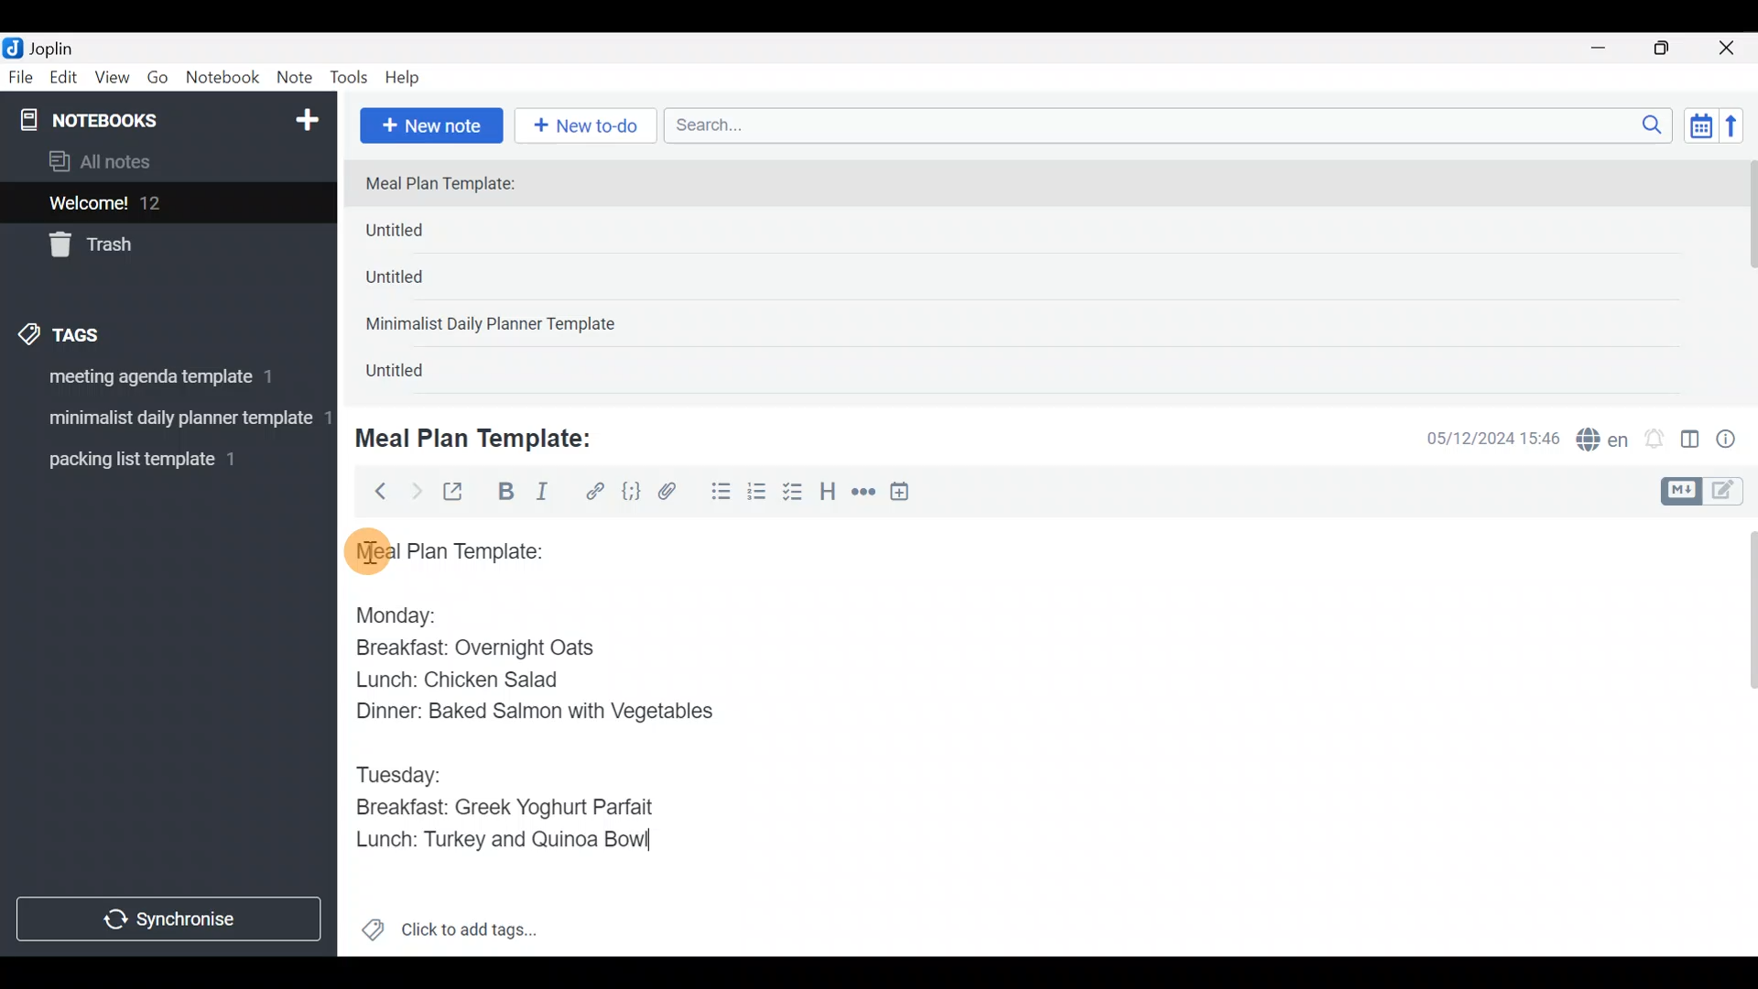  I want to click on Checkbox, so click(795, 494).